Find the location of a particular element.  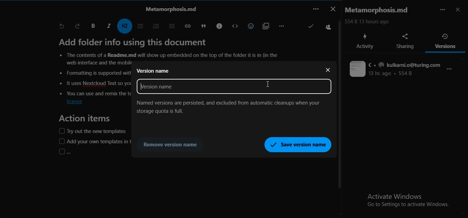

more options is located at coordinates (451, 71).